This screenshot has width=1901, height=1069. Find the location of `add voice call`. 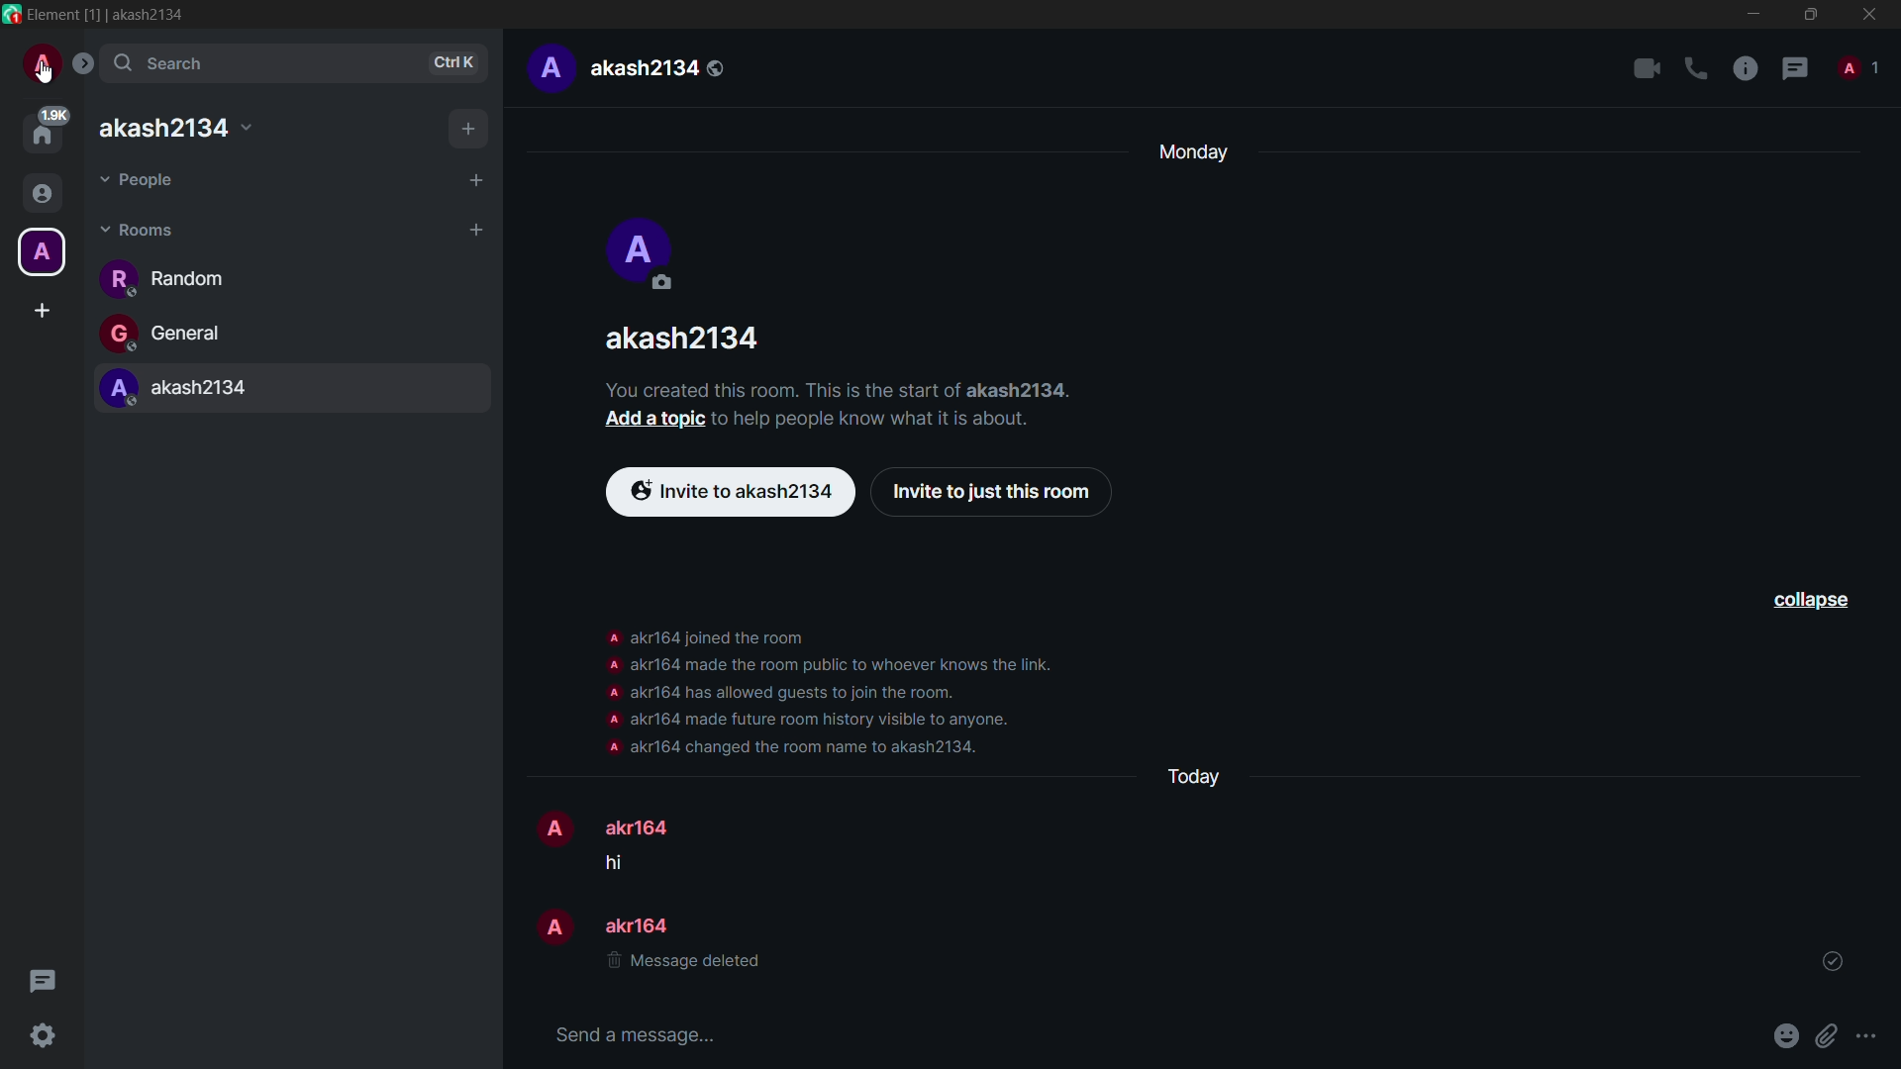

add voice call is located at coordinates (1696, 69).